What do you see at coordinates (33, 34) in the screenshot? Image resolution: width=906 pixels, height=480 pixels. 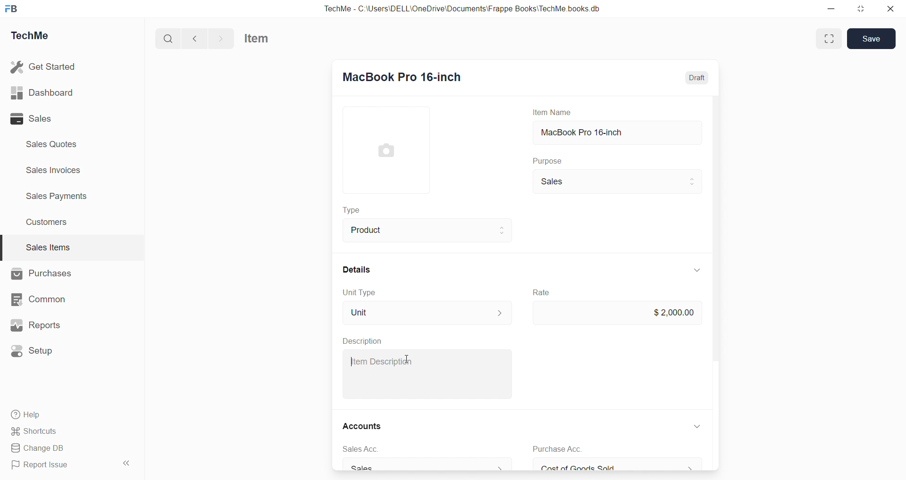 I see `TechMe` at bounding box center [33, 34].